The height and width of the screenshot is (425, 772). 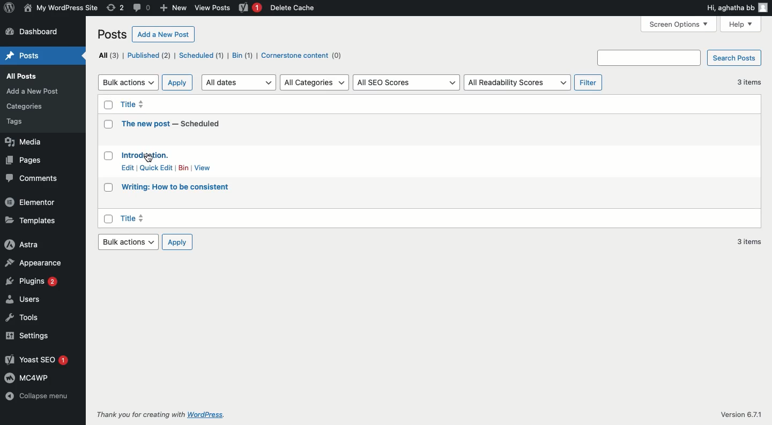 I want to click on Version 6.71, so click(x=736, y=413).